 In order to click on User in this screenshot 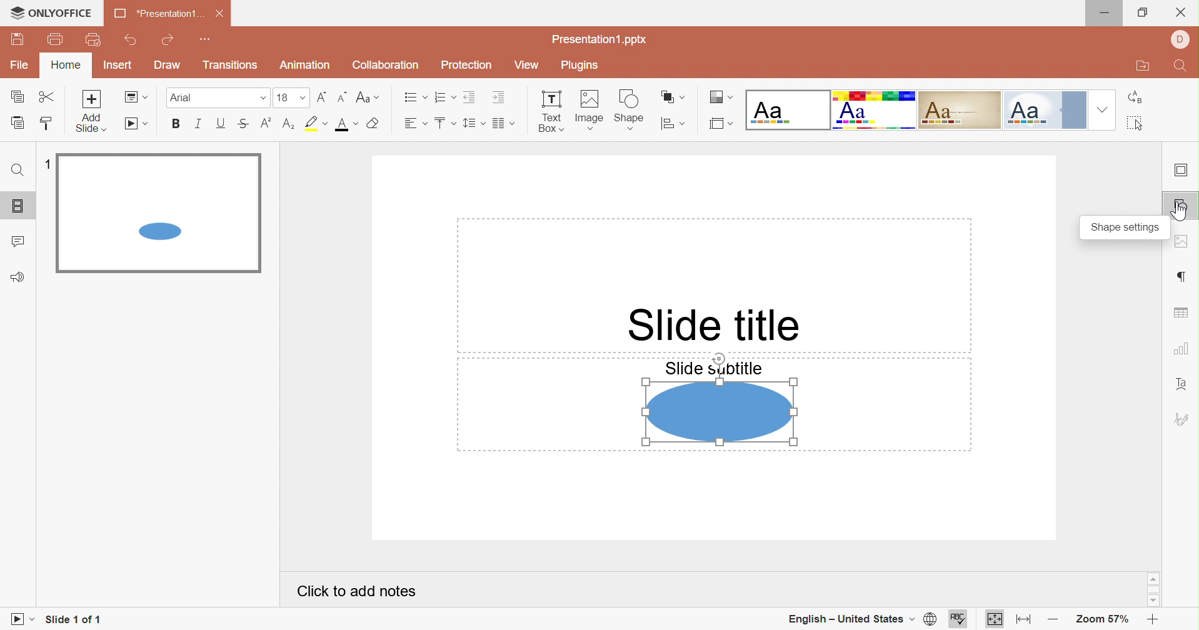, I will do `click(1179, 39)`.